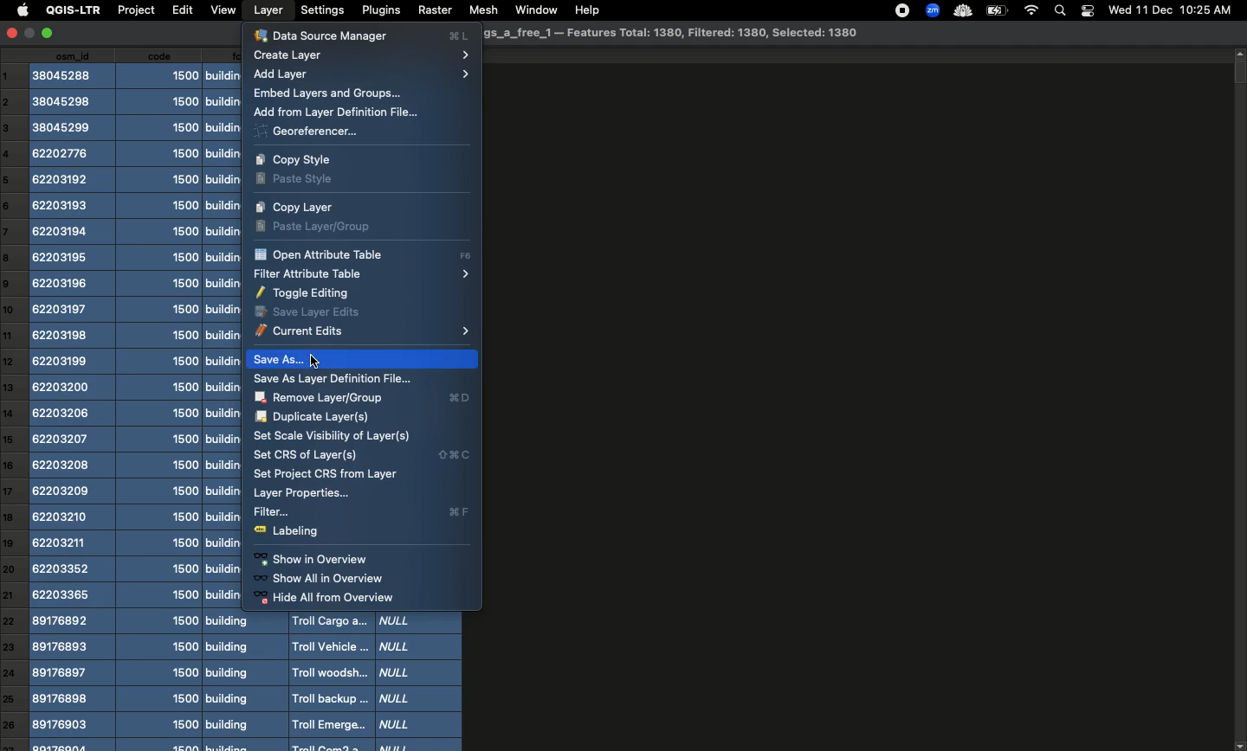 The width and height of the screenshot is (1247, 751). Describe the element at coordinates (334, 436) in the screenshot. I see `Set scale visibility of layer` at that location.